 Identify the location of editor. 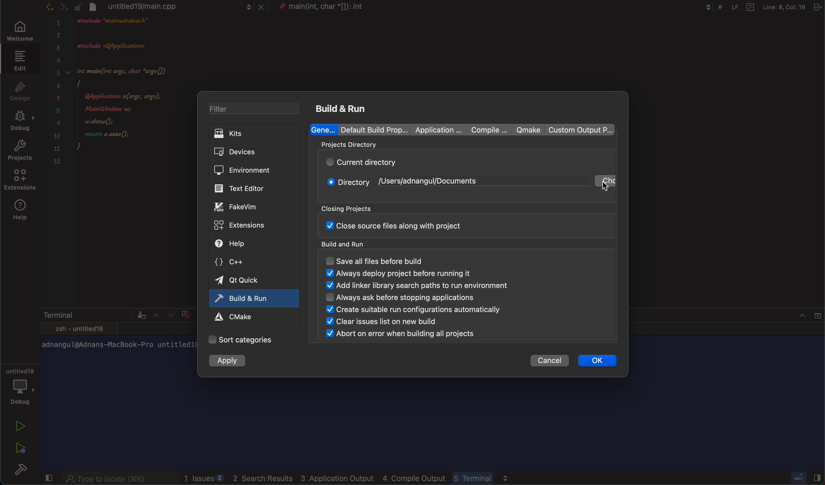
(243, 189).